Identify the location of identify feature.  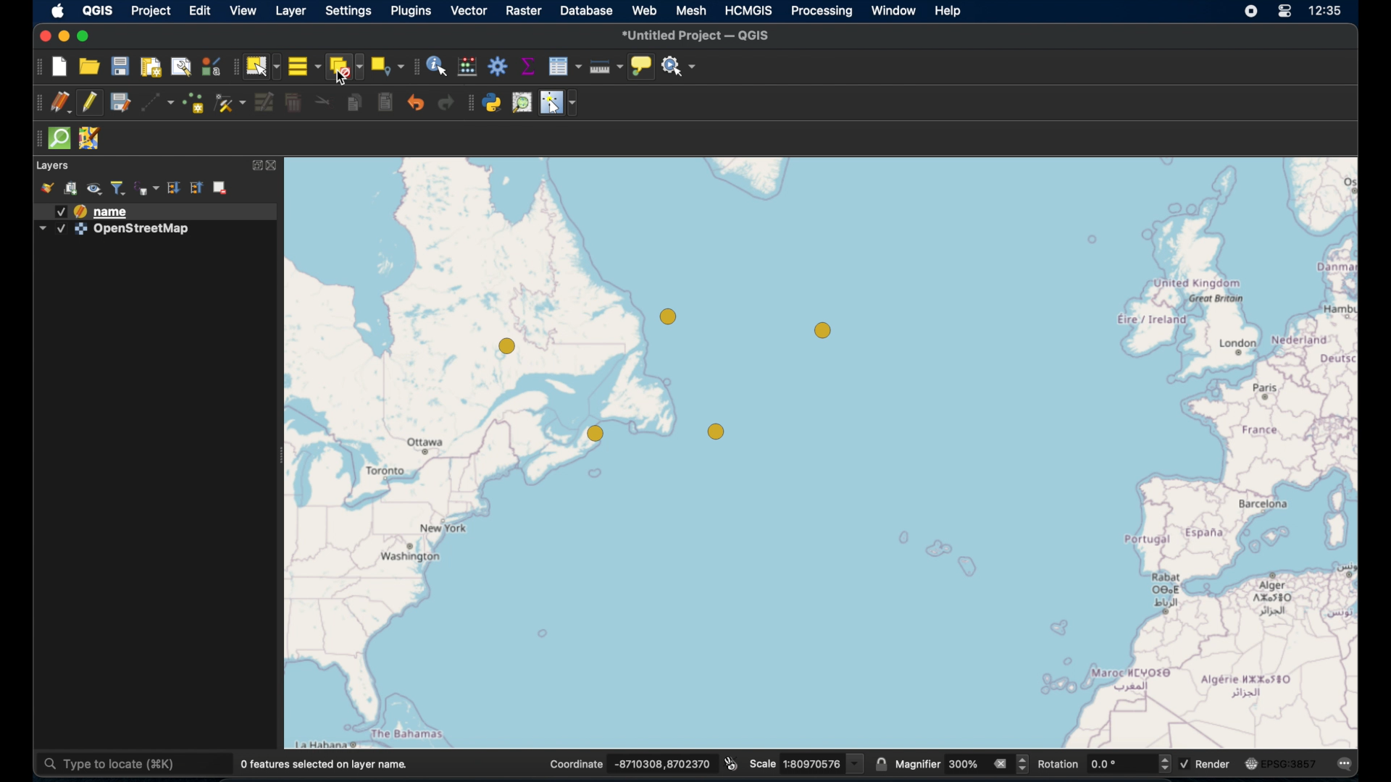
(437, 67).